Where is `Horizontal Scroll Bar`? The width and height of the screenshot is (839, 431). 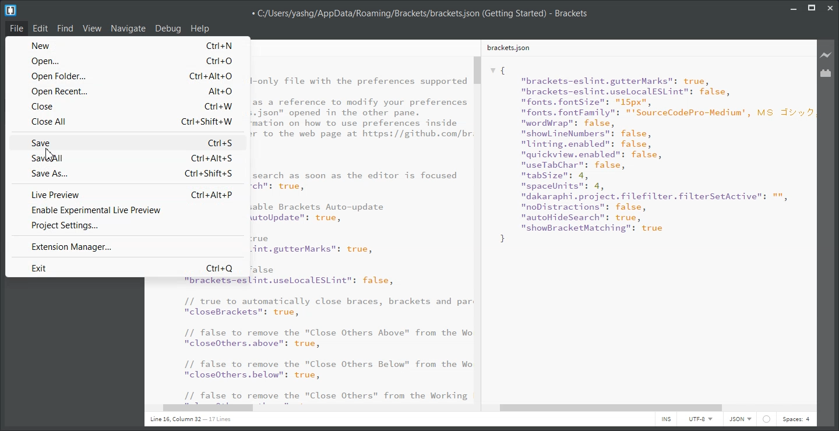
Horizontal Scroll Bar is located at coordinates (309, 408).